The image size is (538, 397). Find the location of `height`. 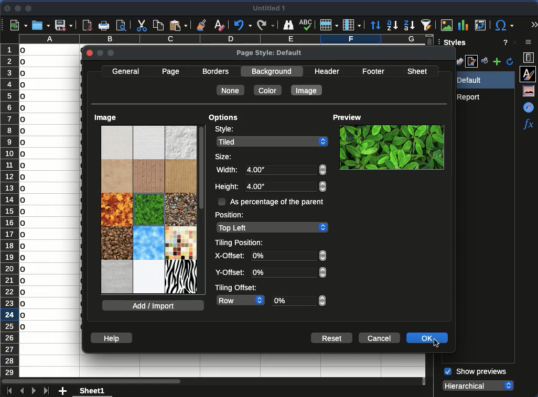

height is located at coordinates (227, 188).